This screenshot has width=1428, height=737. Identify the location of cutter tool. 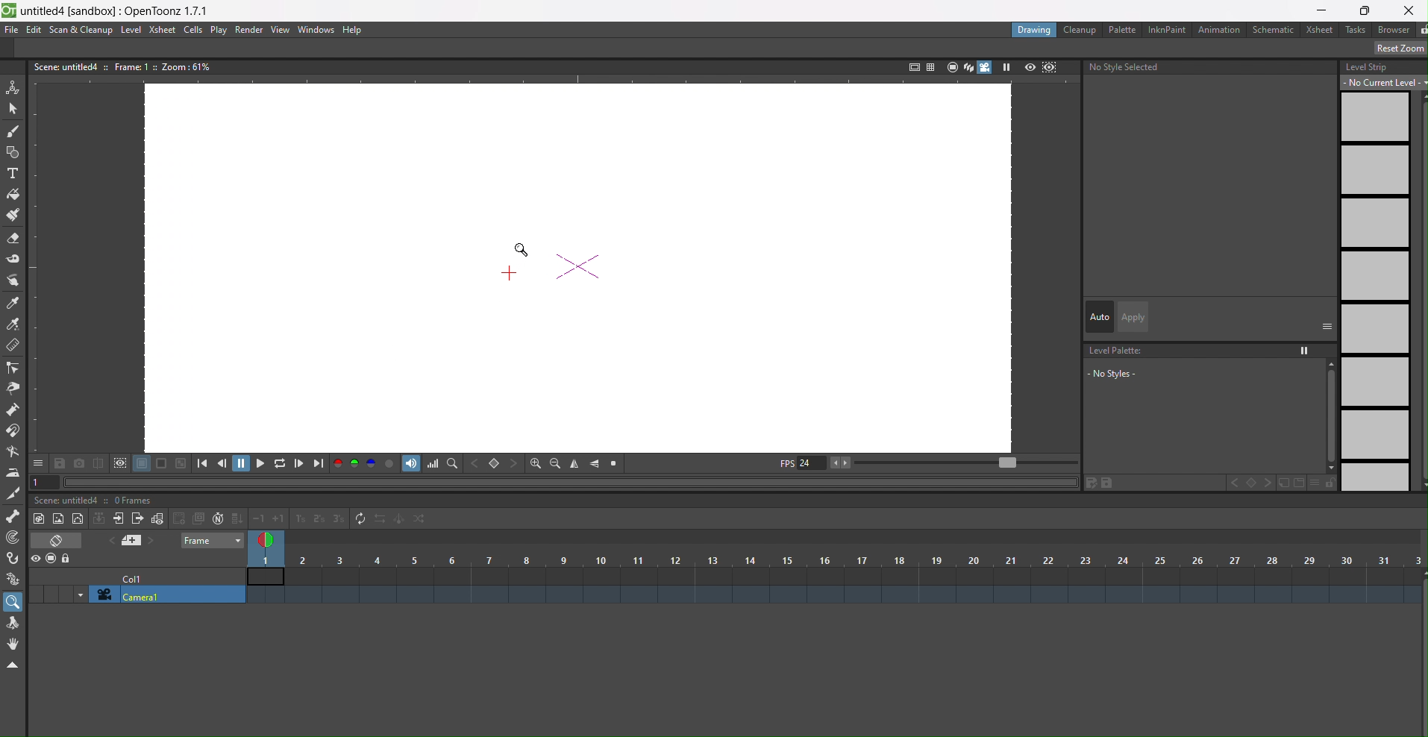
(13, 493).